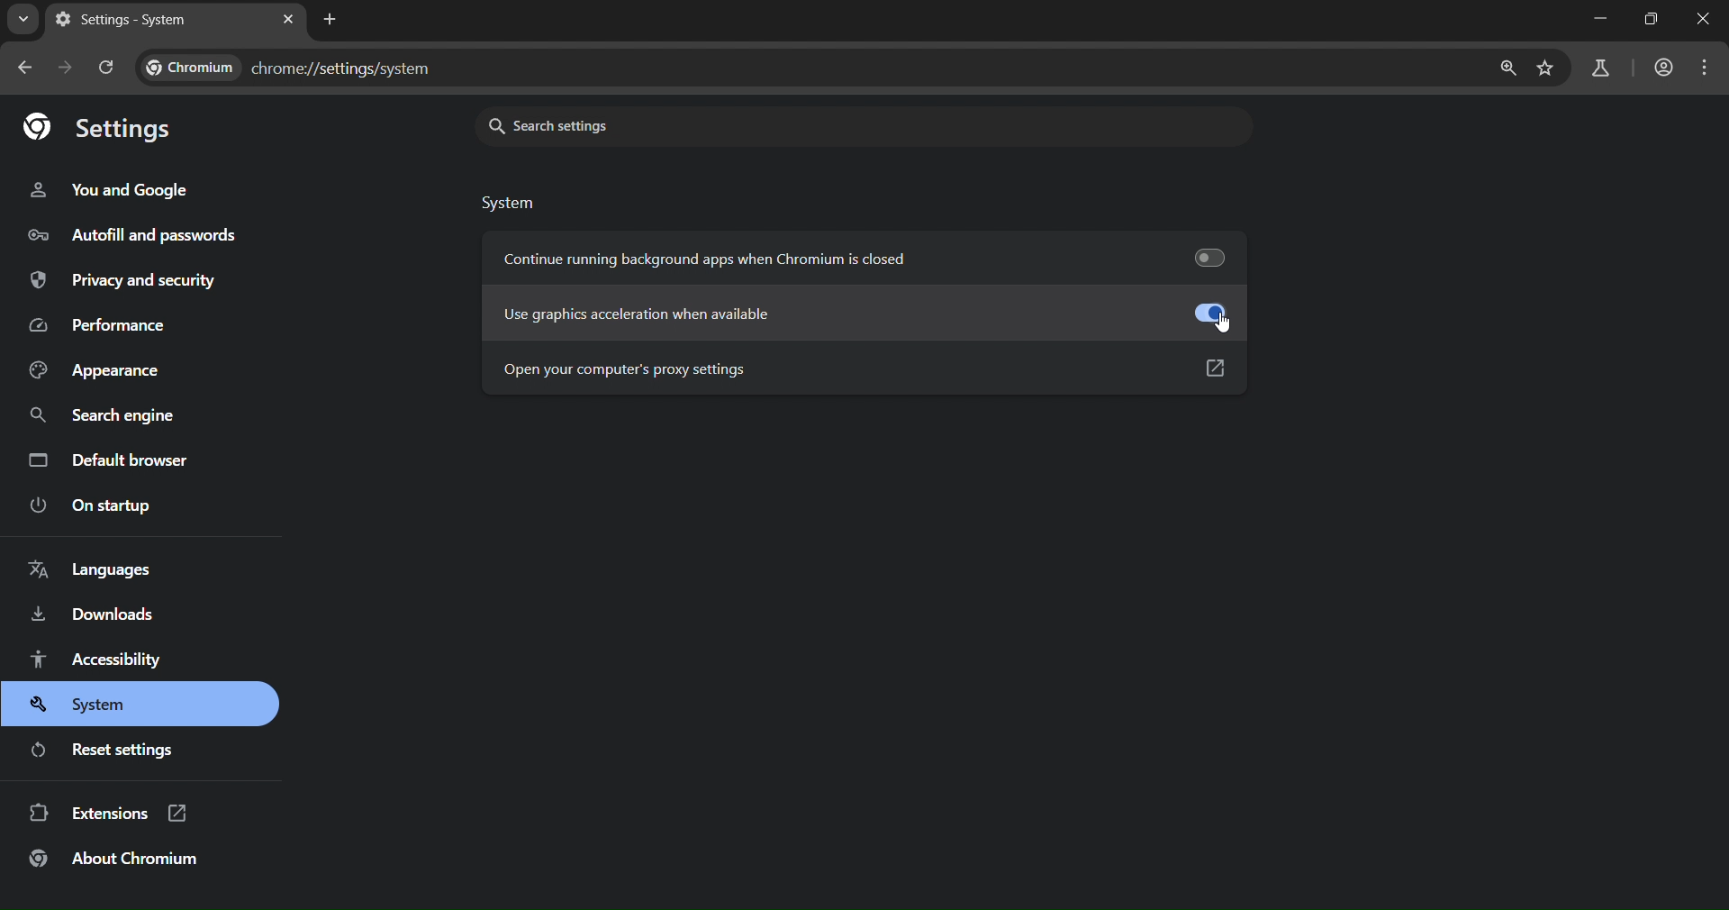 This screenshot has height=910, width=1729. What do you see at coordinates (109, 124) in the screenshot?
I see `settings` at bounding box center [109, 124].